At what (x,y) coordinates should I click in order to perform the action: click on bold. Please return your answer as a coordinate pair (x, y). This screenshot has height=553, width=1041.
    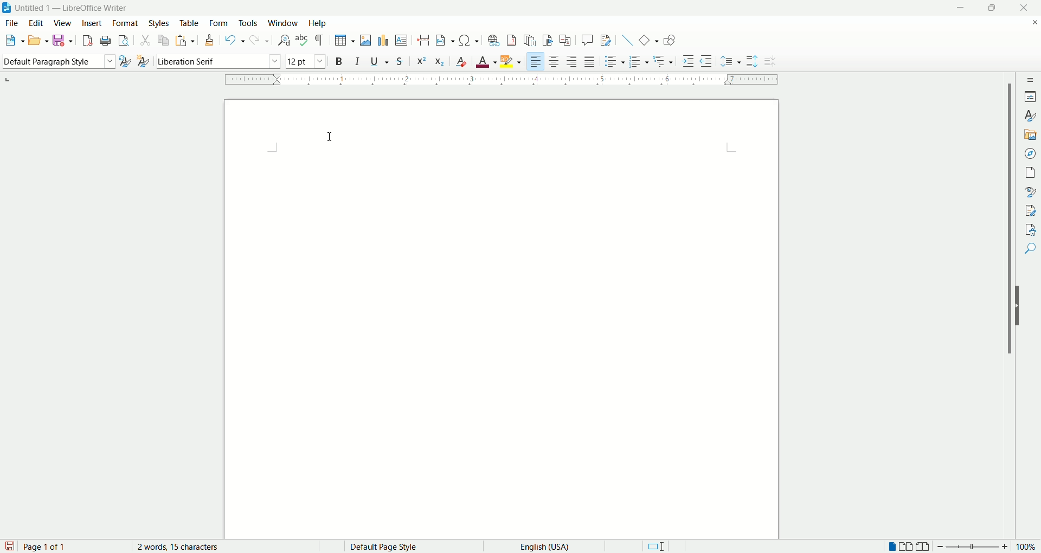
    Looking at the image, I should click on (337, 63).